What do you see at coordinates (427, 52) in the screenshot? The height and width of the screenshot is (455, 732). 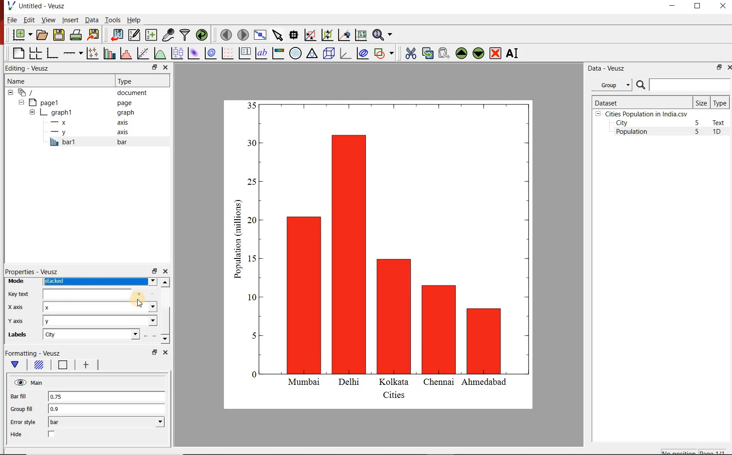 I see `copy the selected widget` at bounding box center [427, 52].